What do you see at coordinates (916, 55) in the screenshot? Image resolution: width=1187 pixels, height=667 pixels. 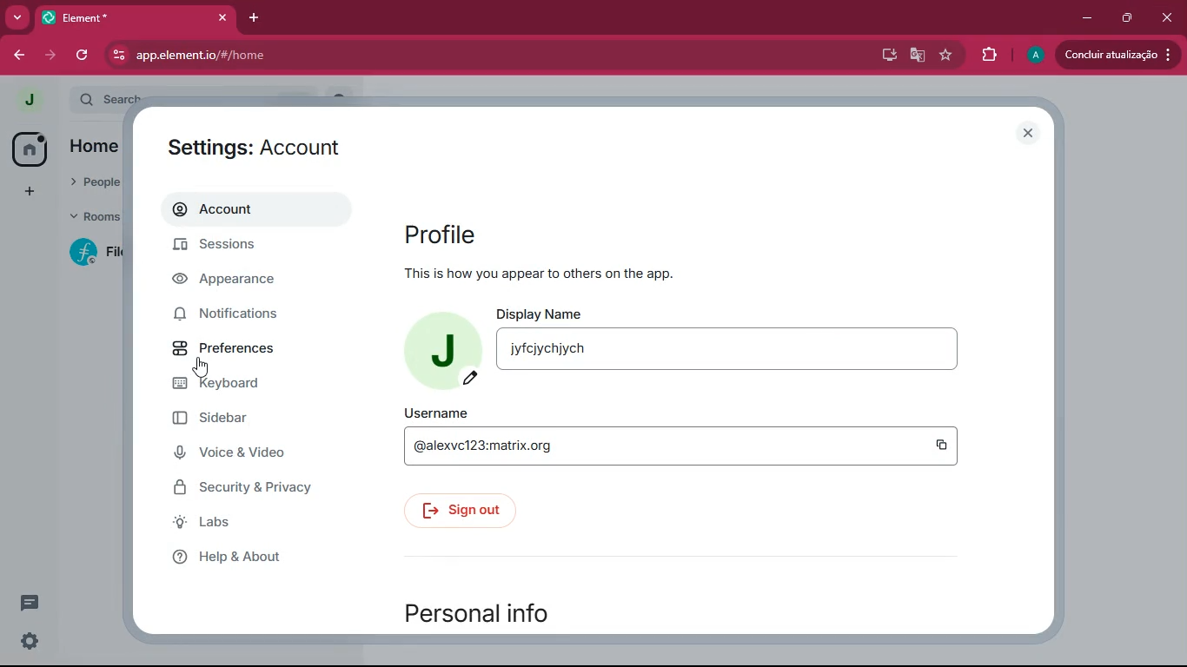 I see `google translate` at bounding box center [916, 55].